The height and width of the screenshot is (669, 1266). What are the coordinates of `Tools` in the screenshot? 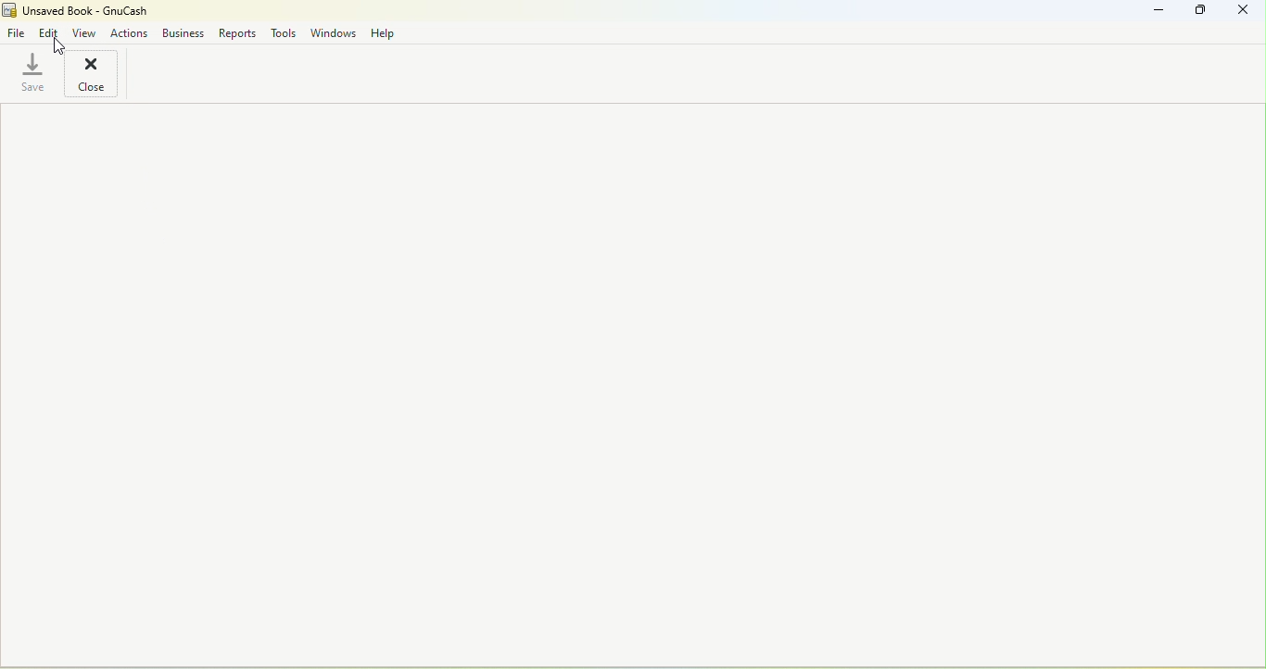 It's located at (284, 32).